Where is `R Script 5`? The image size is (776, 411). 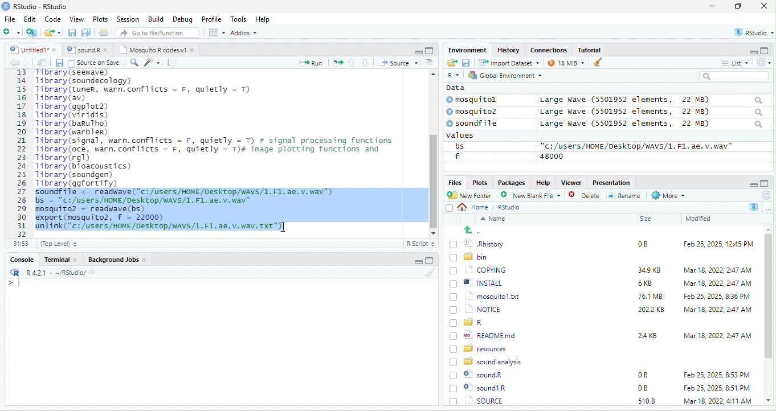
R Script 5 is located at coordinates (421, 244).